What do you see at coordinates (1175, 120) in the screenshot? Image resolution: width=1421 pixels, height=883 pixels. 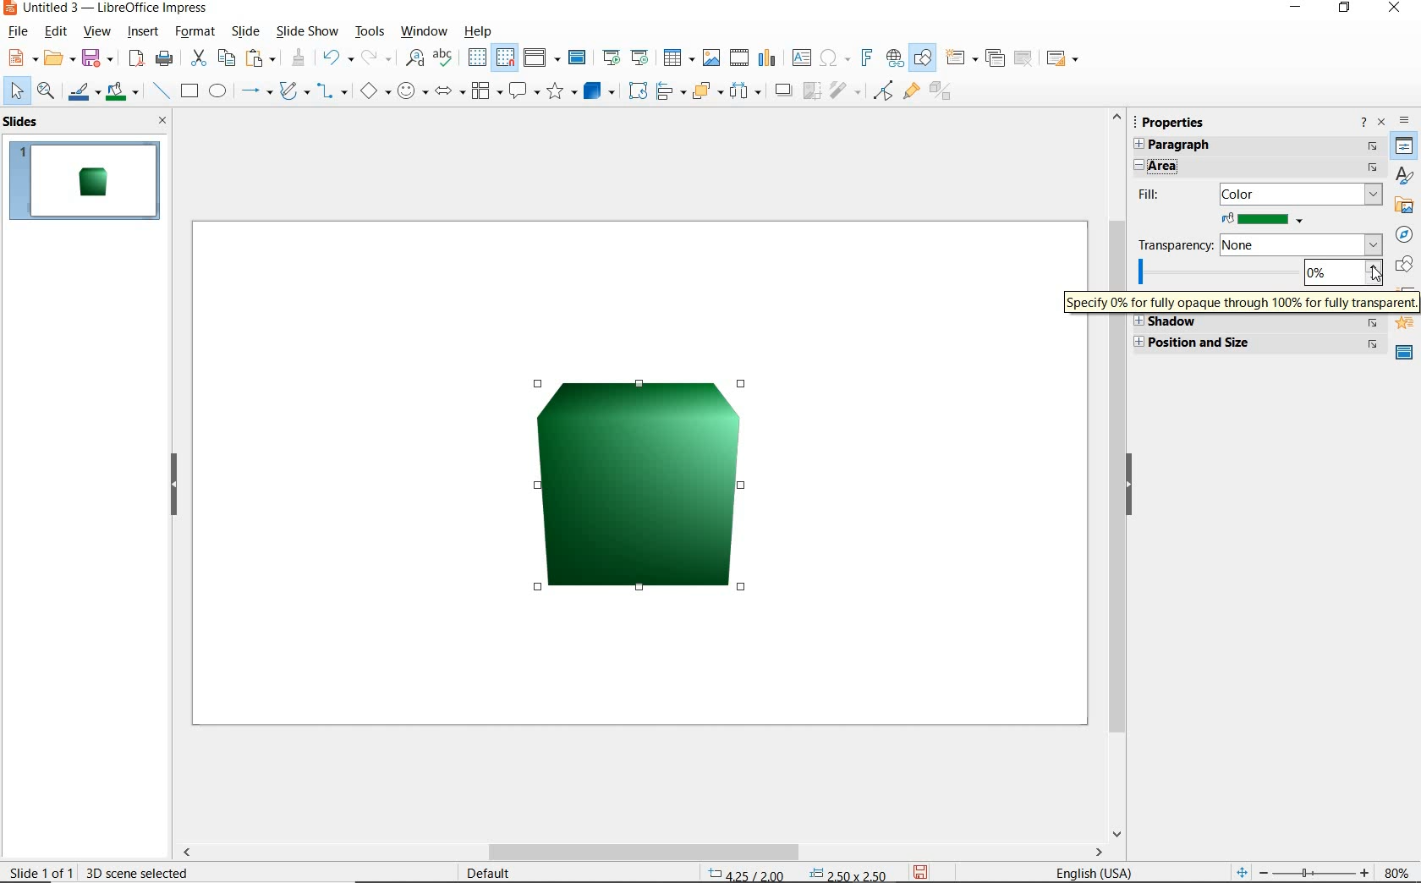 I see `PROPERTIES` at bounding box center [1175, 120].